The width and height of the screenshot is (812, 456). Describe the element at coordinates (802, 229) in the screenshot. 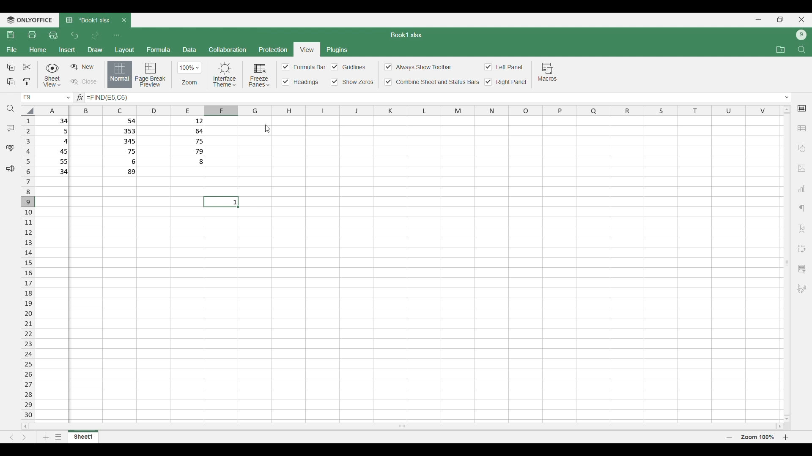

I see `Insert Text art` at that location.